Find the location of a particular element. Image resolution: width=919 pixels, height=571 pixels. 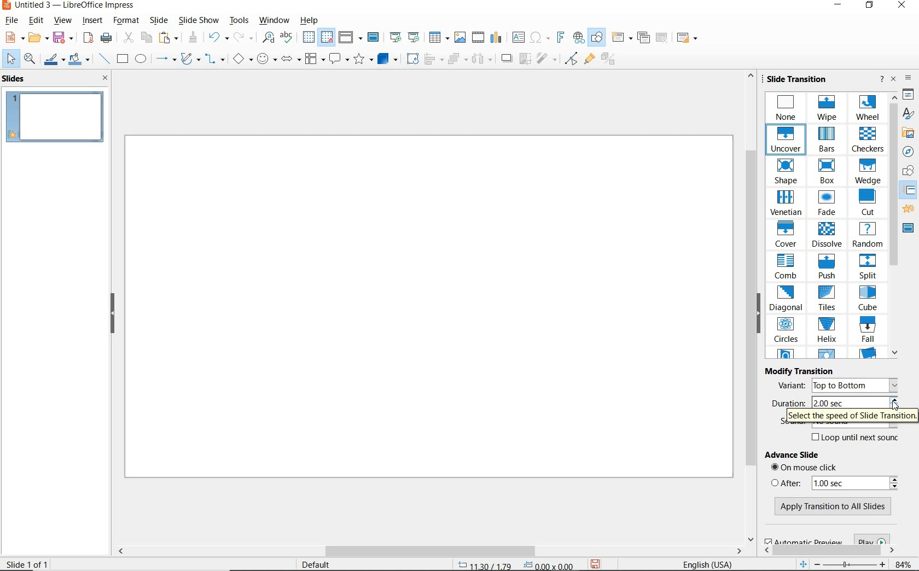

INSERT TEXT BOX is located at coordinates (518, 38).